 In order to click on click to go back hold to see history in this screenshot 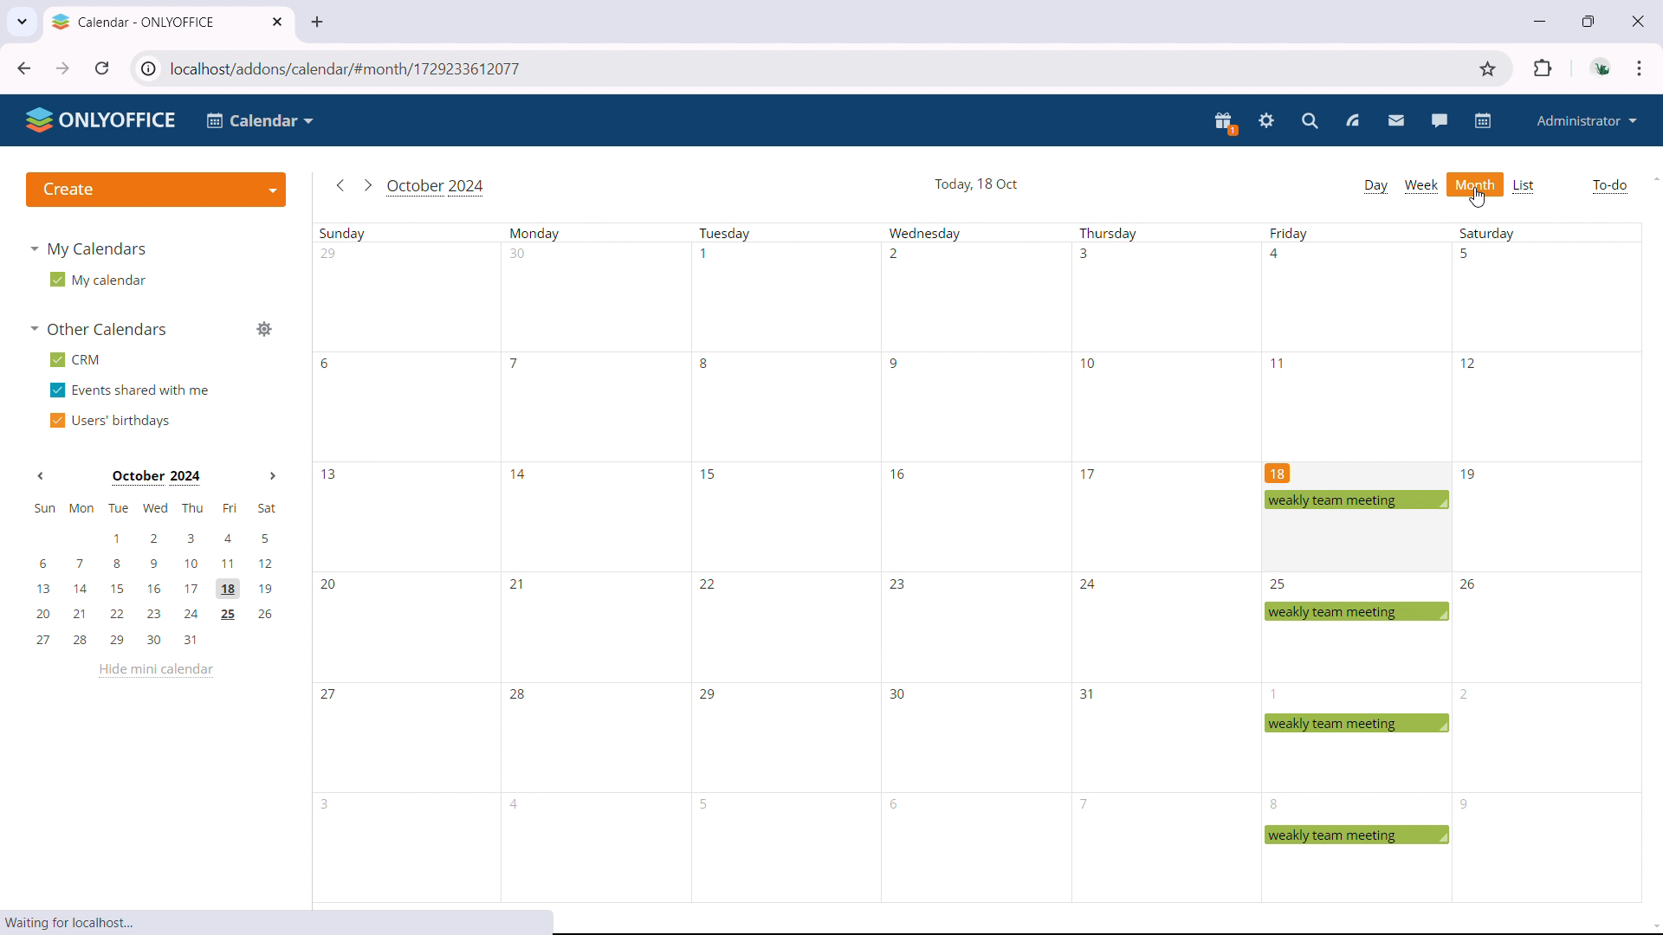, I will do `click(25, 68)`.